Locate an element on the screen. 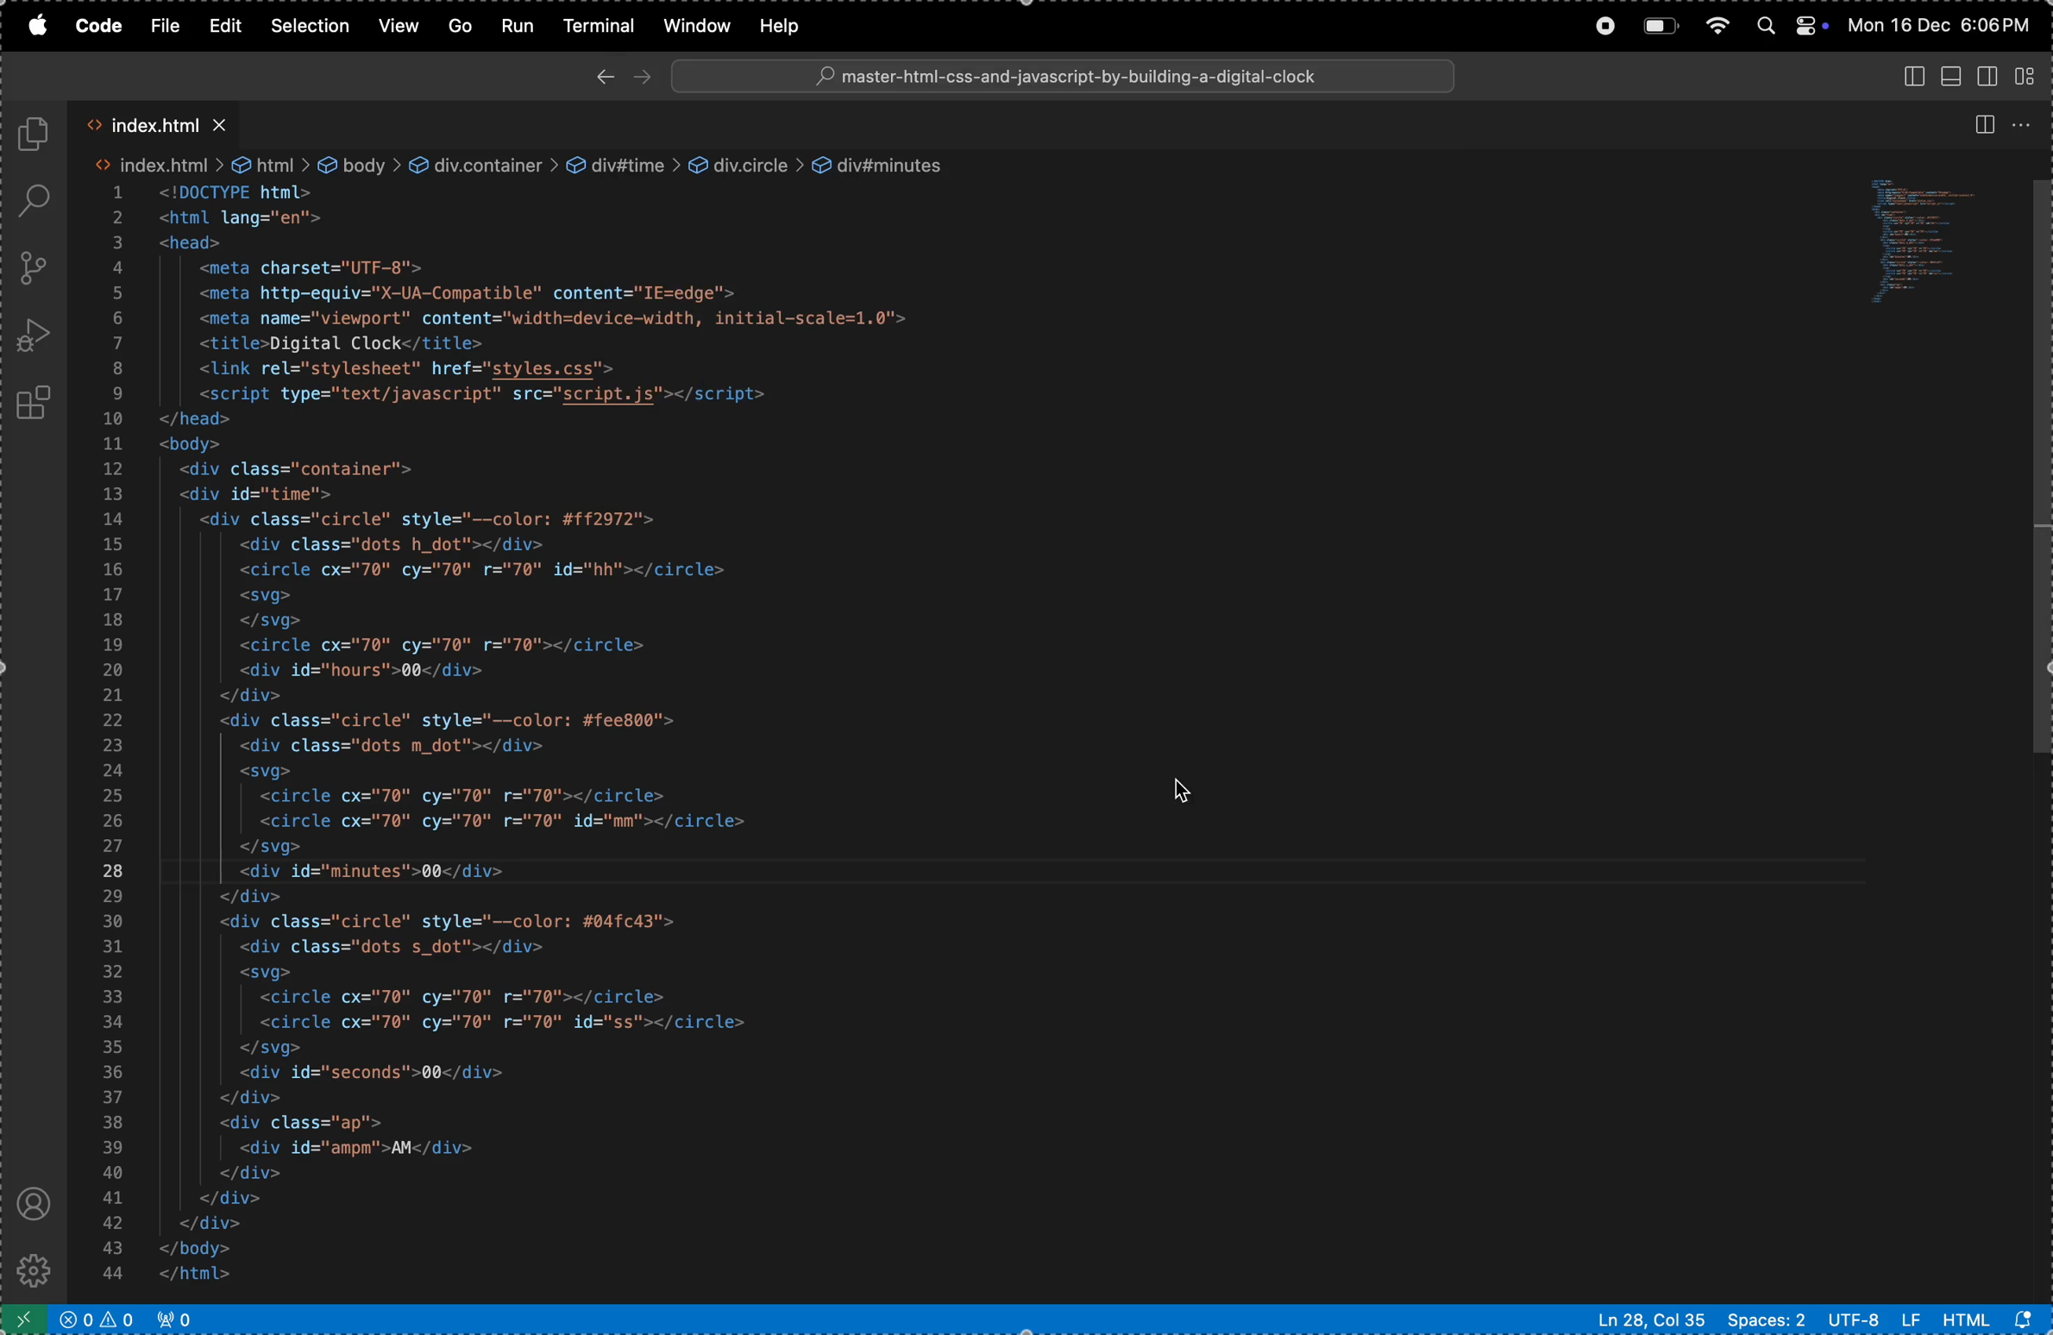 The width and height of the screenshot is (2053, 1335). toggle panel is located at coordinates (1949, 76).